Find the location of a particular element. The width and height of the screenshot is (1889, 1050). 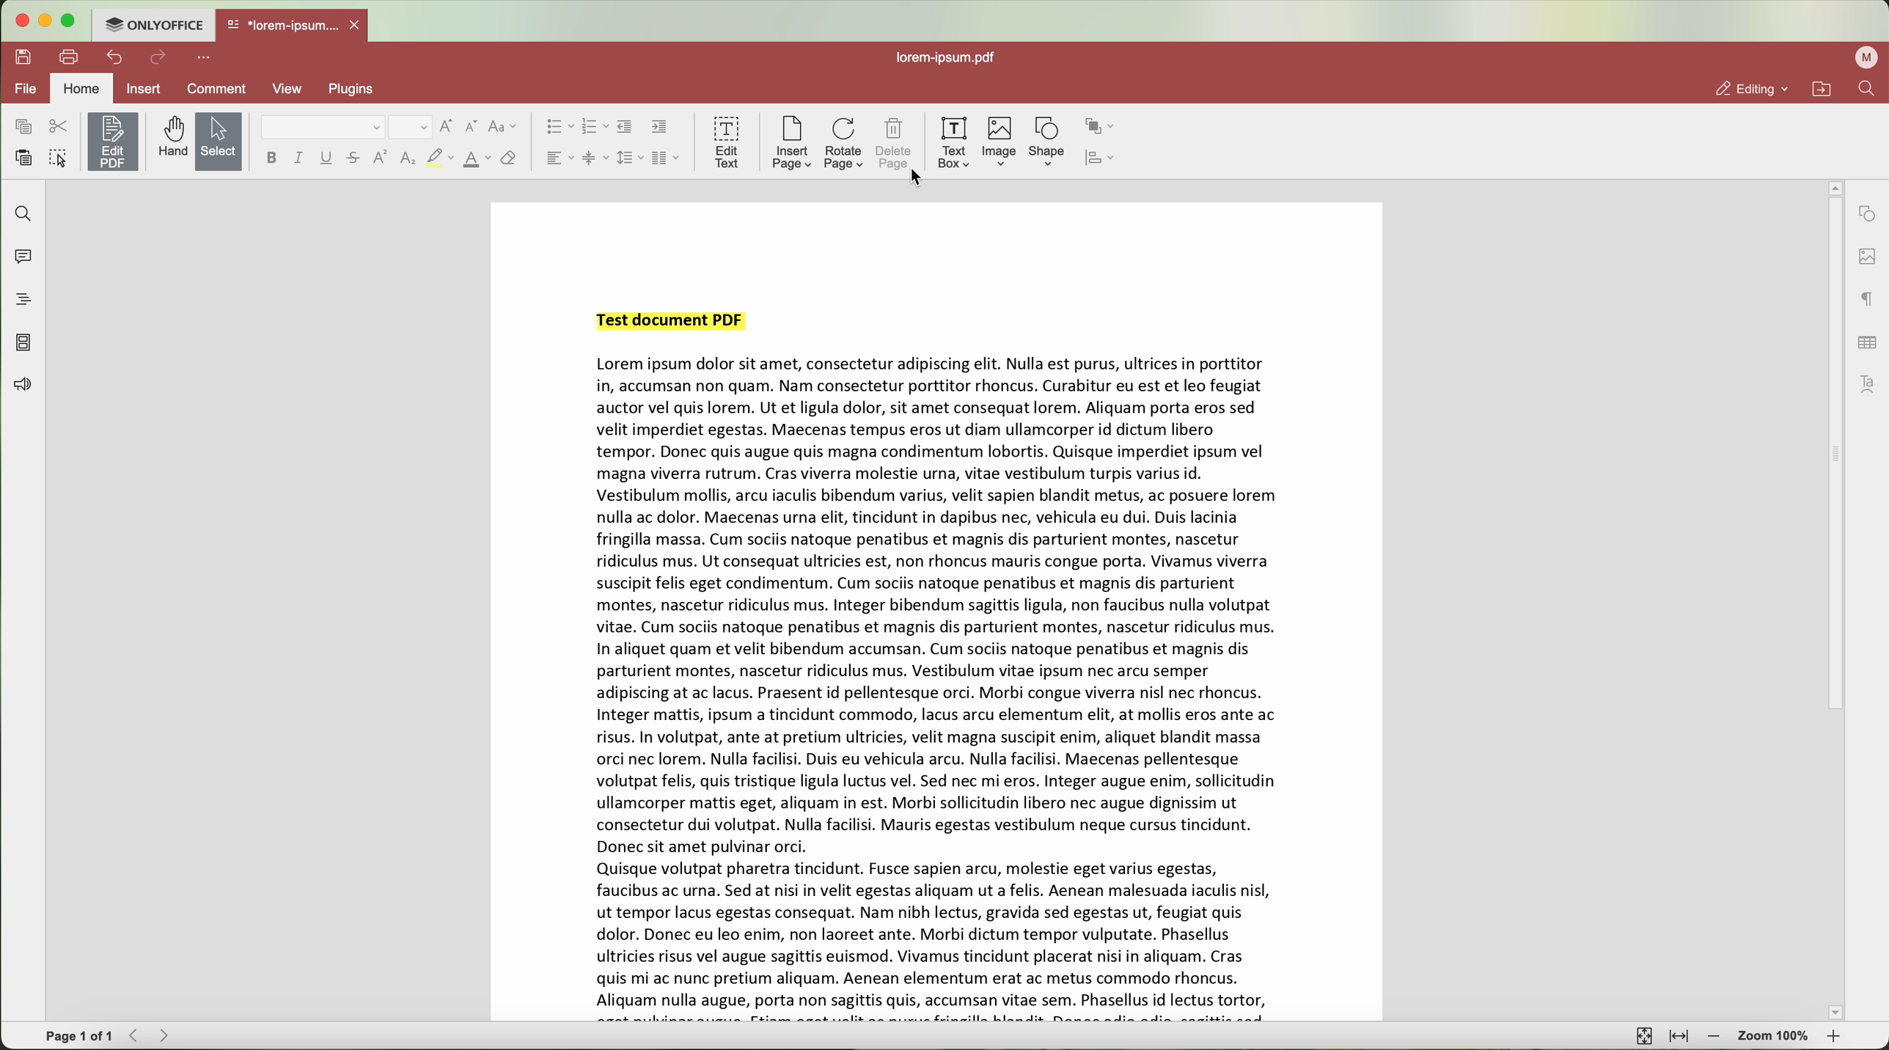

profile is located at coordinates (1866, 57).